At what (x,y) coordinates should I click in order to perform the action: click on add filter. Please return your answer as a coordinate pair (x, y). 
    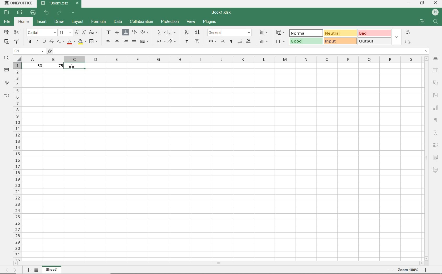
    Looking at the image, I should click on (187, 42).